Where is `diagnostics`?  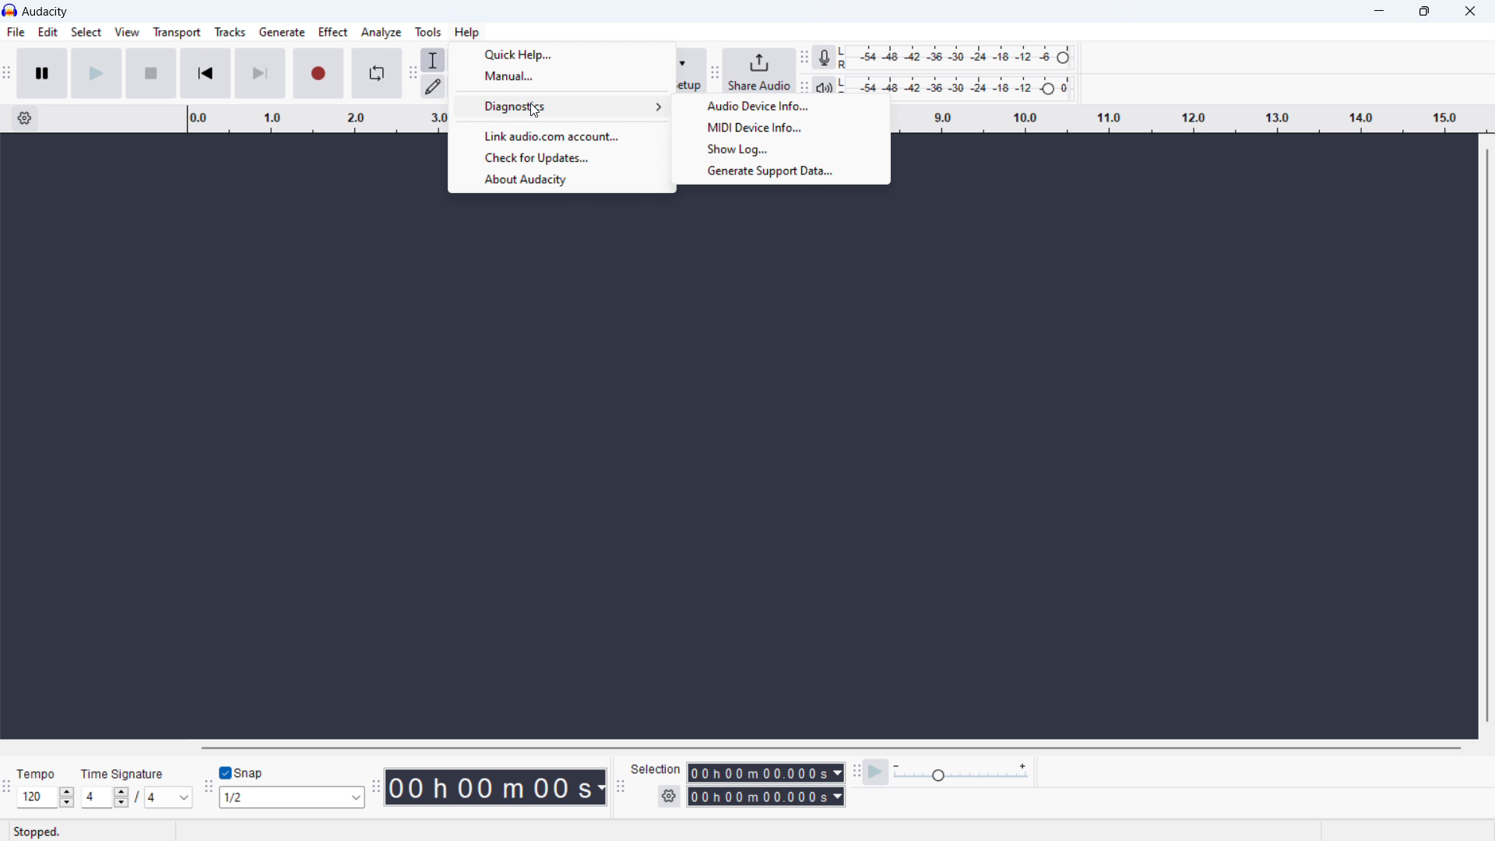
diagnostics is located at coordinates (561, 107).